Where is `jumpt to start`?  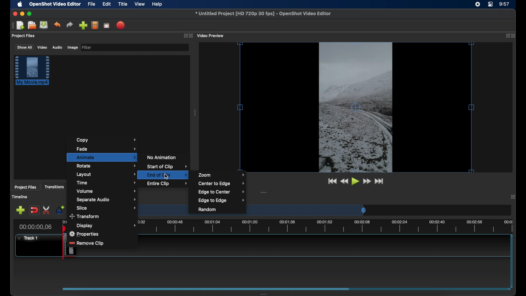
jumpt to start is located at coordinates (332, 181).